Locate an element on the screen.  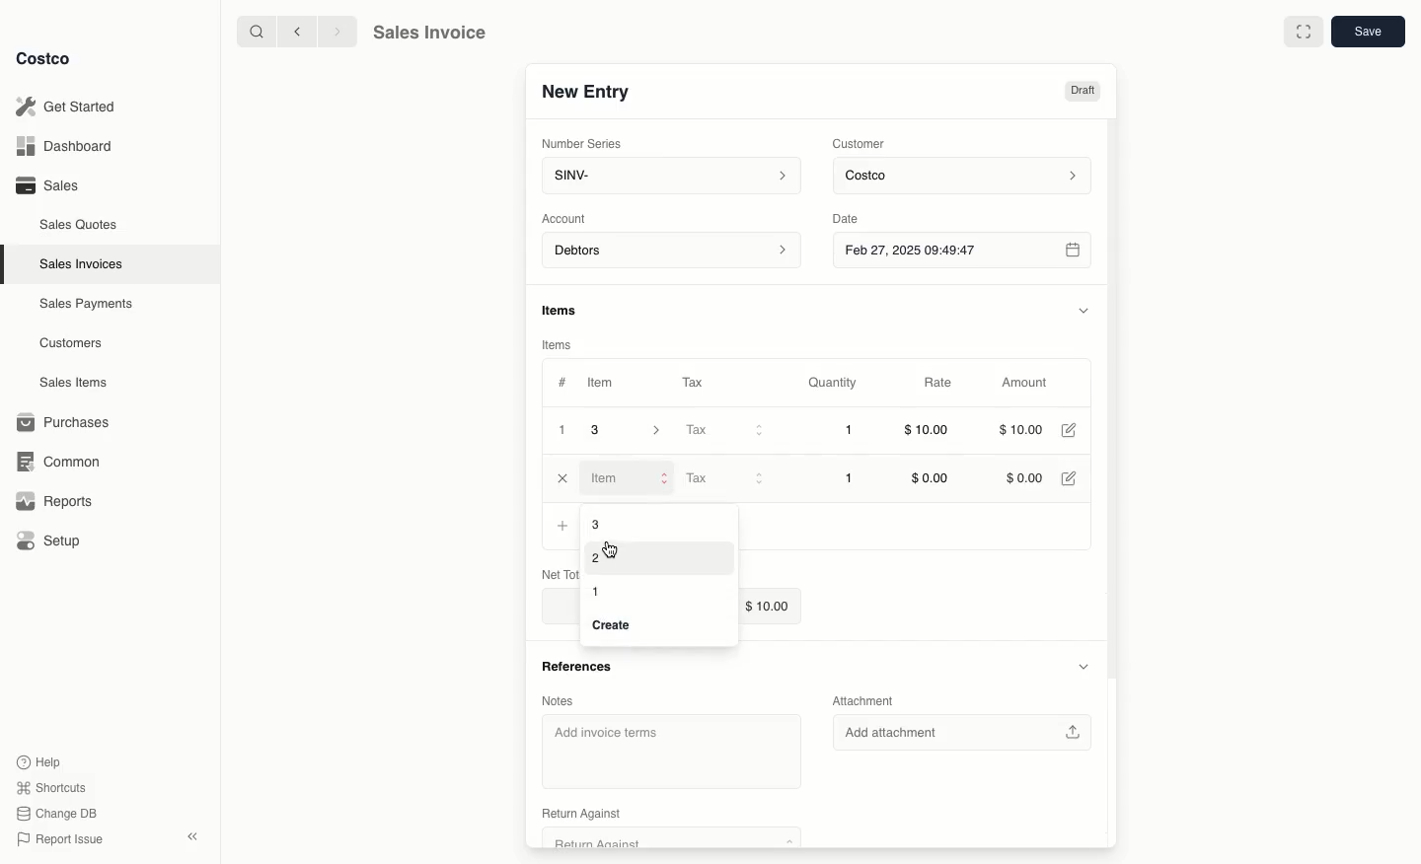
Report Issue is located at coordinates (60, 839).